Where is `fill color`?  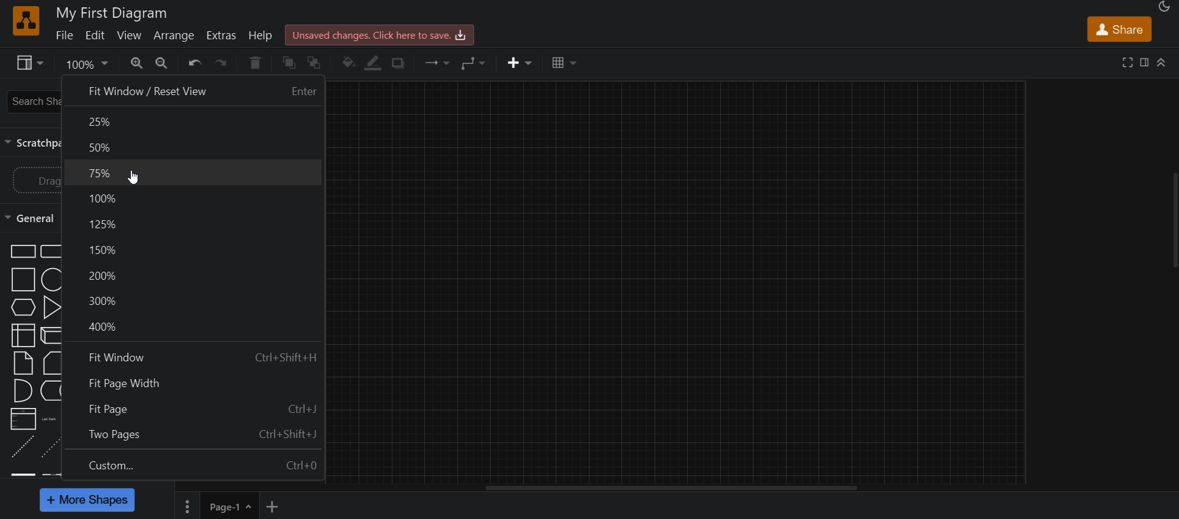 fill color is located at coordinates (349, 63).